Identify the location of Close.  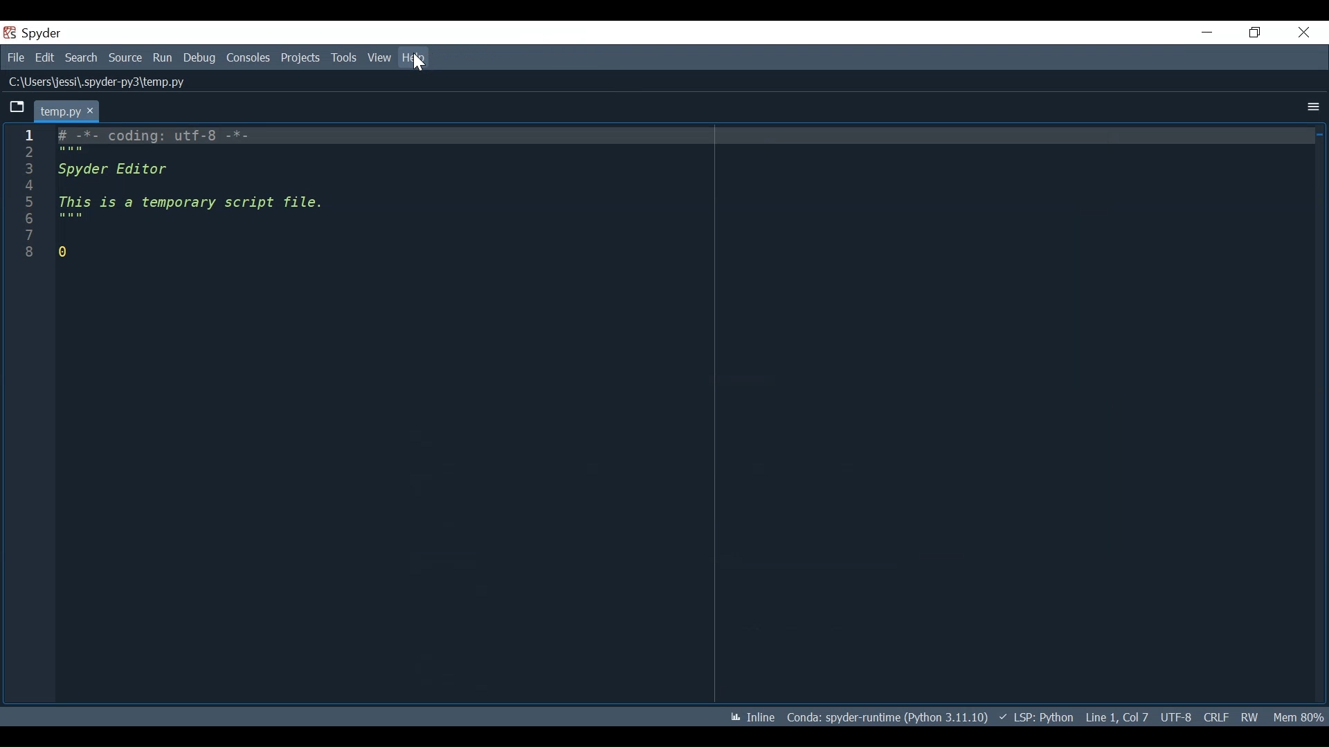
(1303, 33).